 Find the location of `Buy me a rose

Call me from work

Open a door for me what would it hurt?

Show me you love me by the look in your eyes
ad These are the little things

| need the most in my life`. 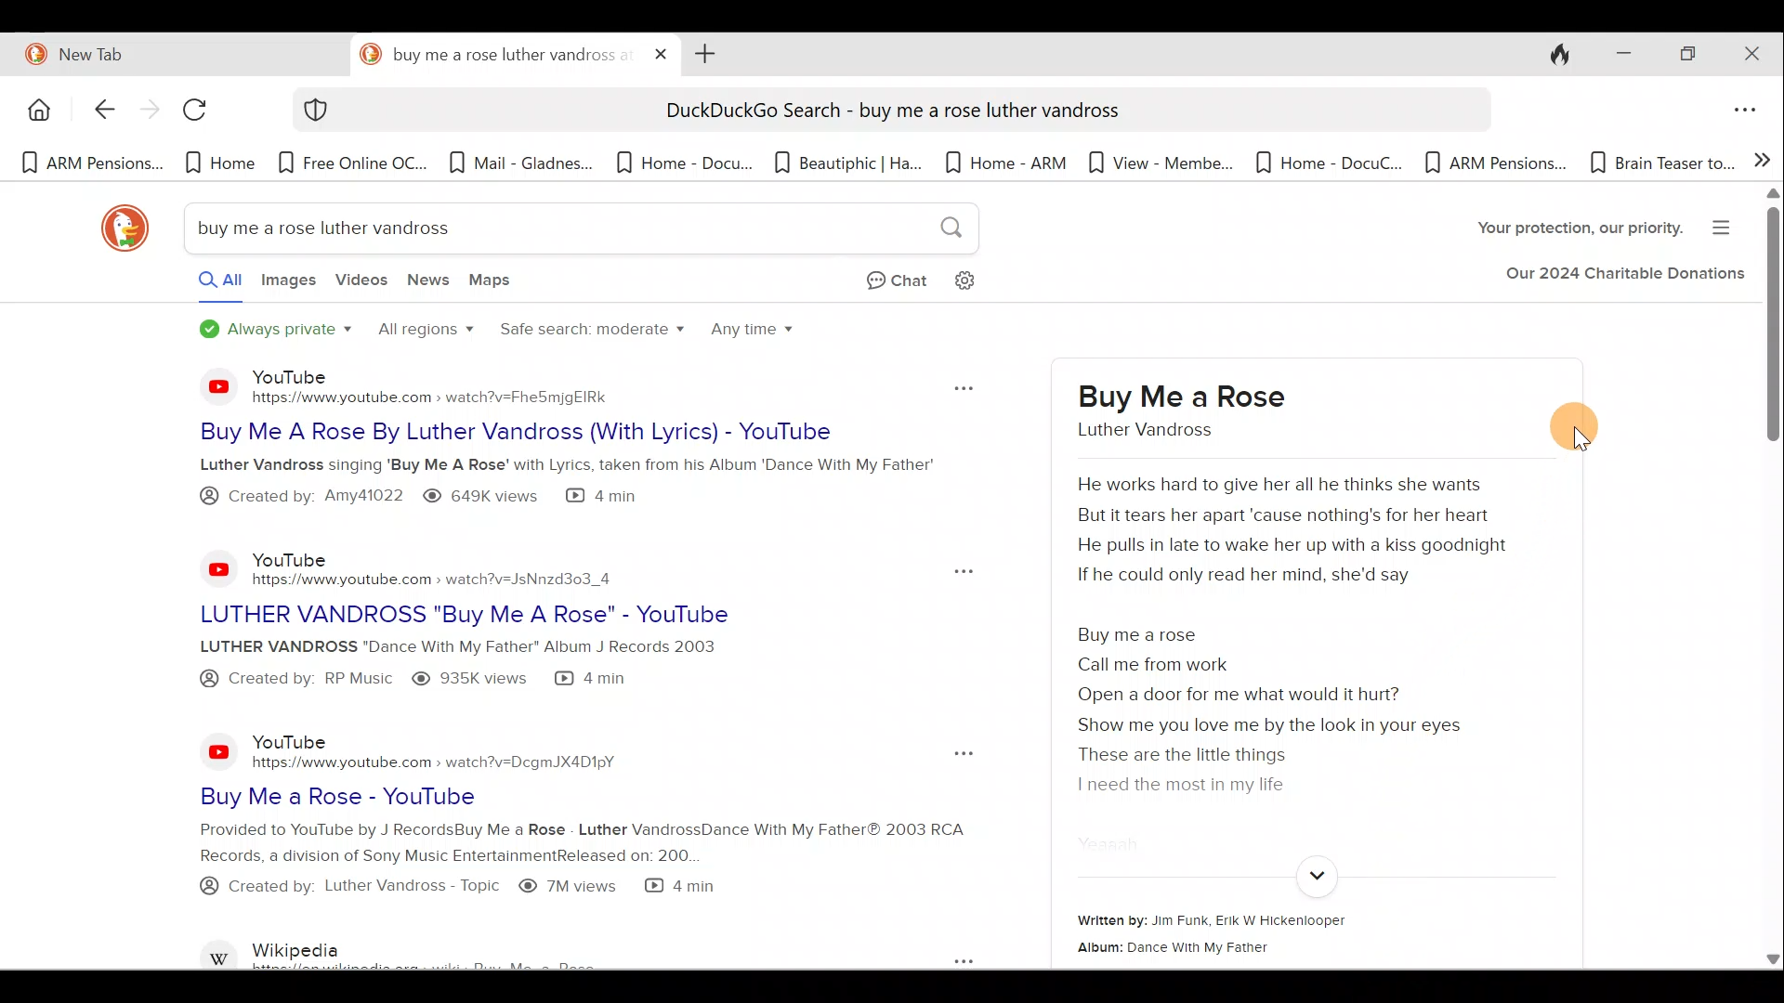

Buy me a rose

Call me from work

Open a door for me what would it hurt?

Show me you love me by the look in your eyes
ad These are the little things

| need the most in my life is located at coordinates (1290, 711).